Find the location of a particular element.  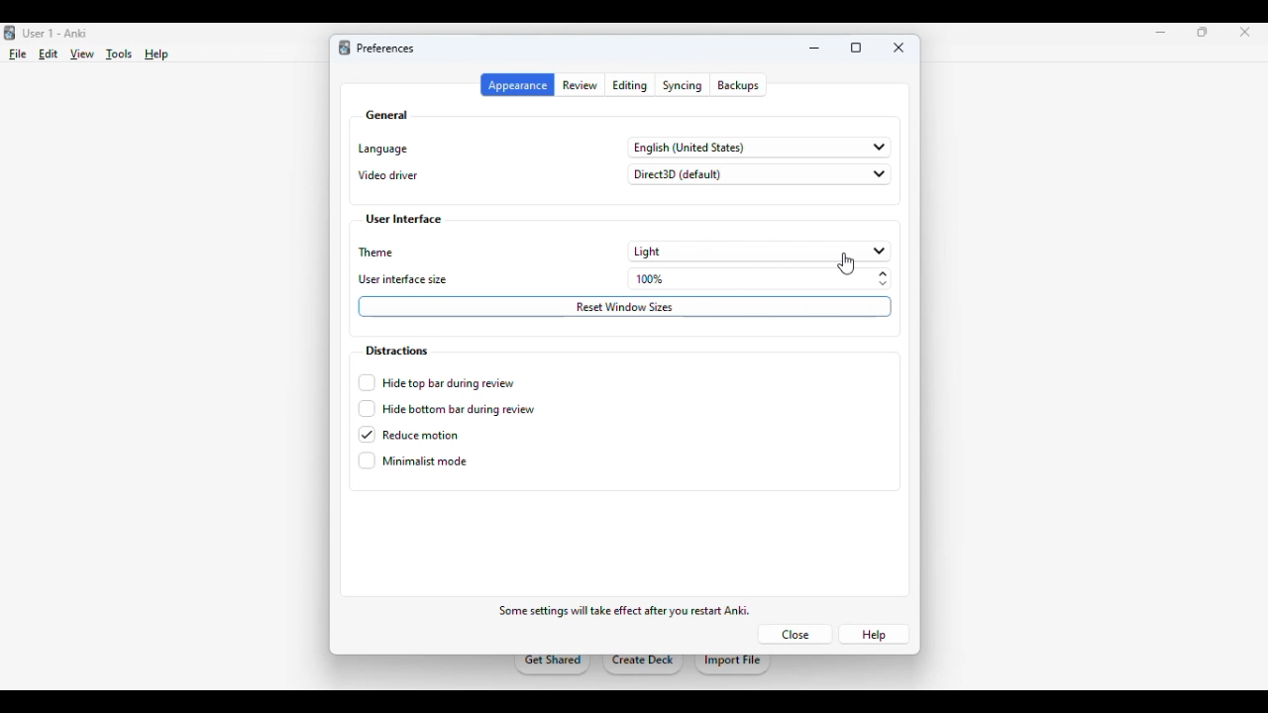

theme is located at coordinates (378, 253).